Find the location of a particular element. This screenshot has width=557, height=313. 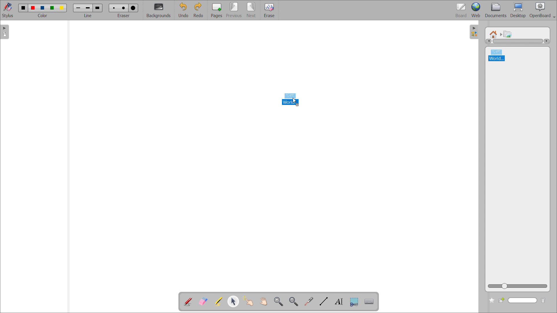

zoom out is located at coordinates (294, 302).